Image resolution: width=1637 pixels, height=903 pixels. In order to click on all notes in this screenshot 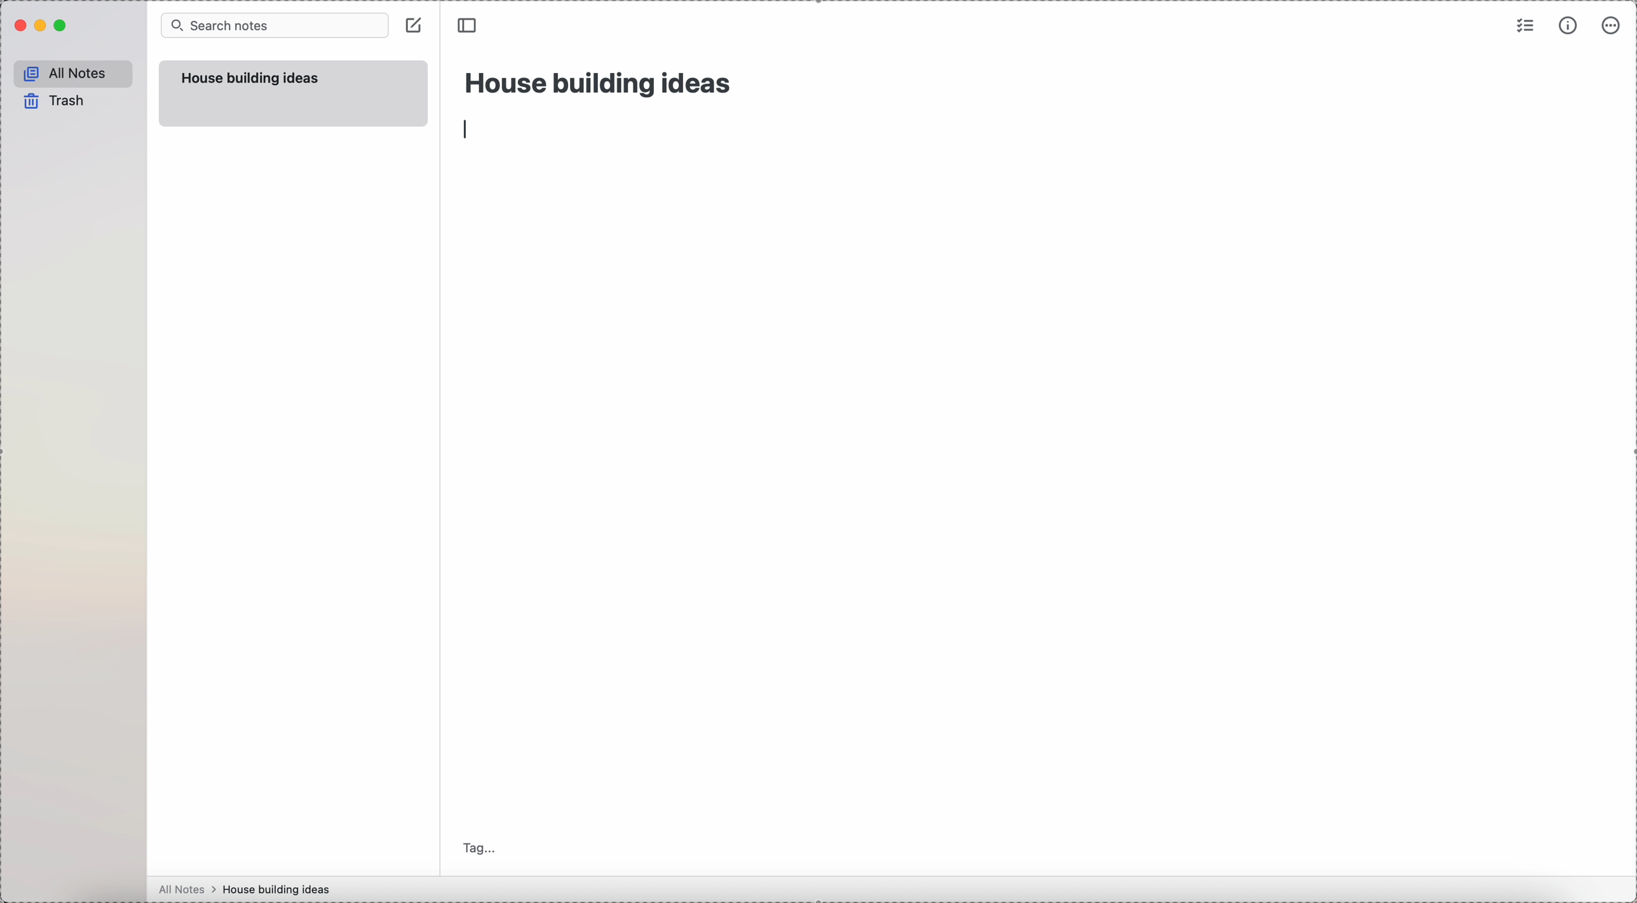, I will do `click(74, 74)`.